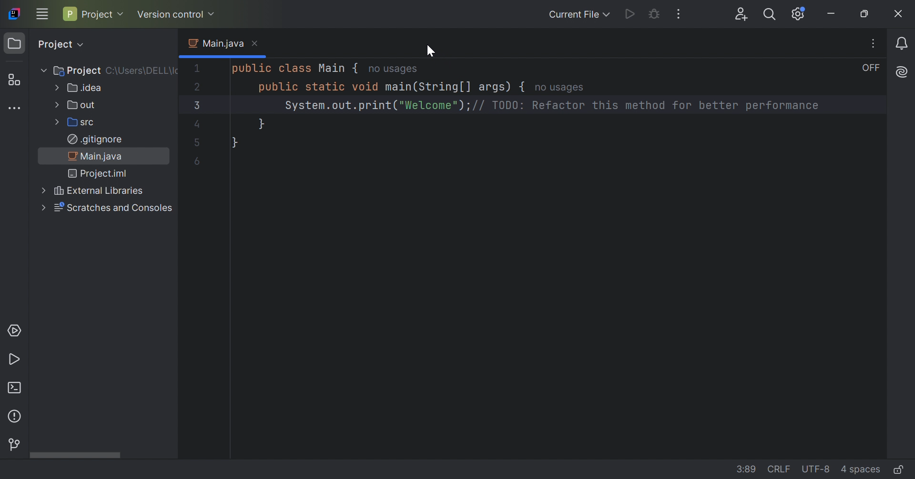 The image size is (915, 479). Describe the element at coordinates (94, 140) in the screenshot. I see `.gitignore` at that location.